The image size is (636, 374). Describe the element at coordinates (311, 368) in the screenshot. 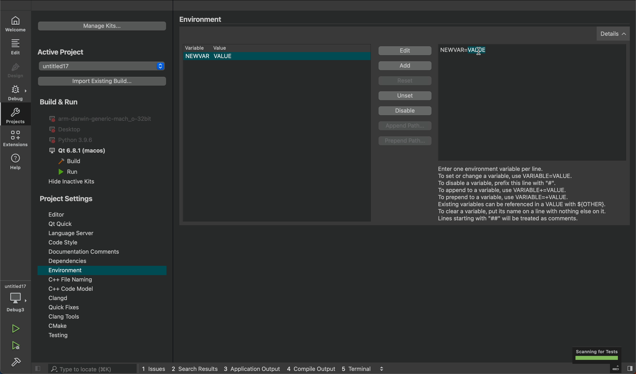

I see `4 compile output` at that location.